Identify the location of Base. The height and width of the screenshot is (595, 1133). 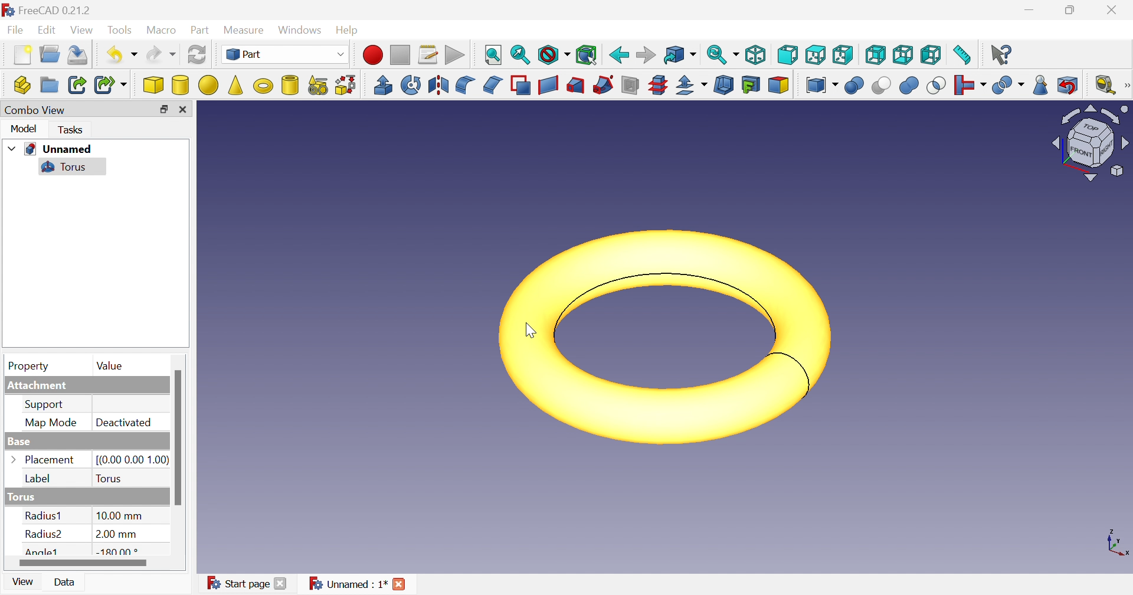
(17, 442).